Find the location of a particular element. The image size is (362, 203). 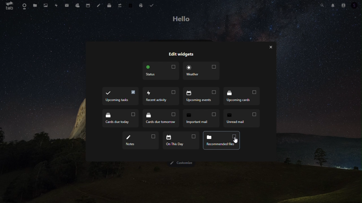

status is located at coordinates (161, 71).